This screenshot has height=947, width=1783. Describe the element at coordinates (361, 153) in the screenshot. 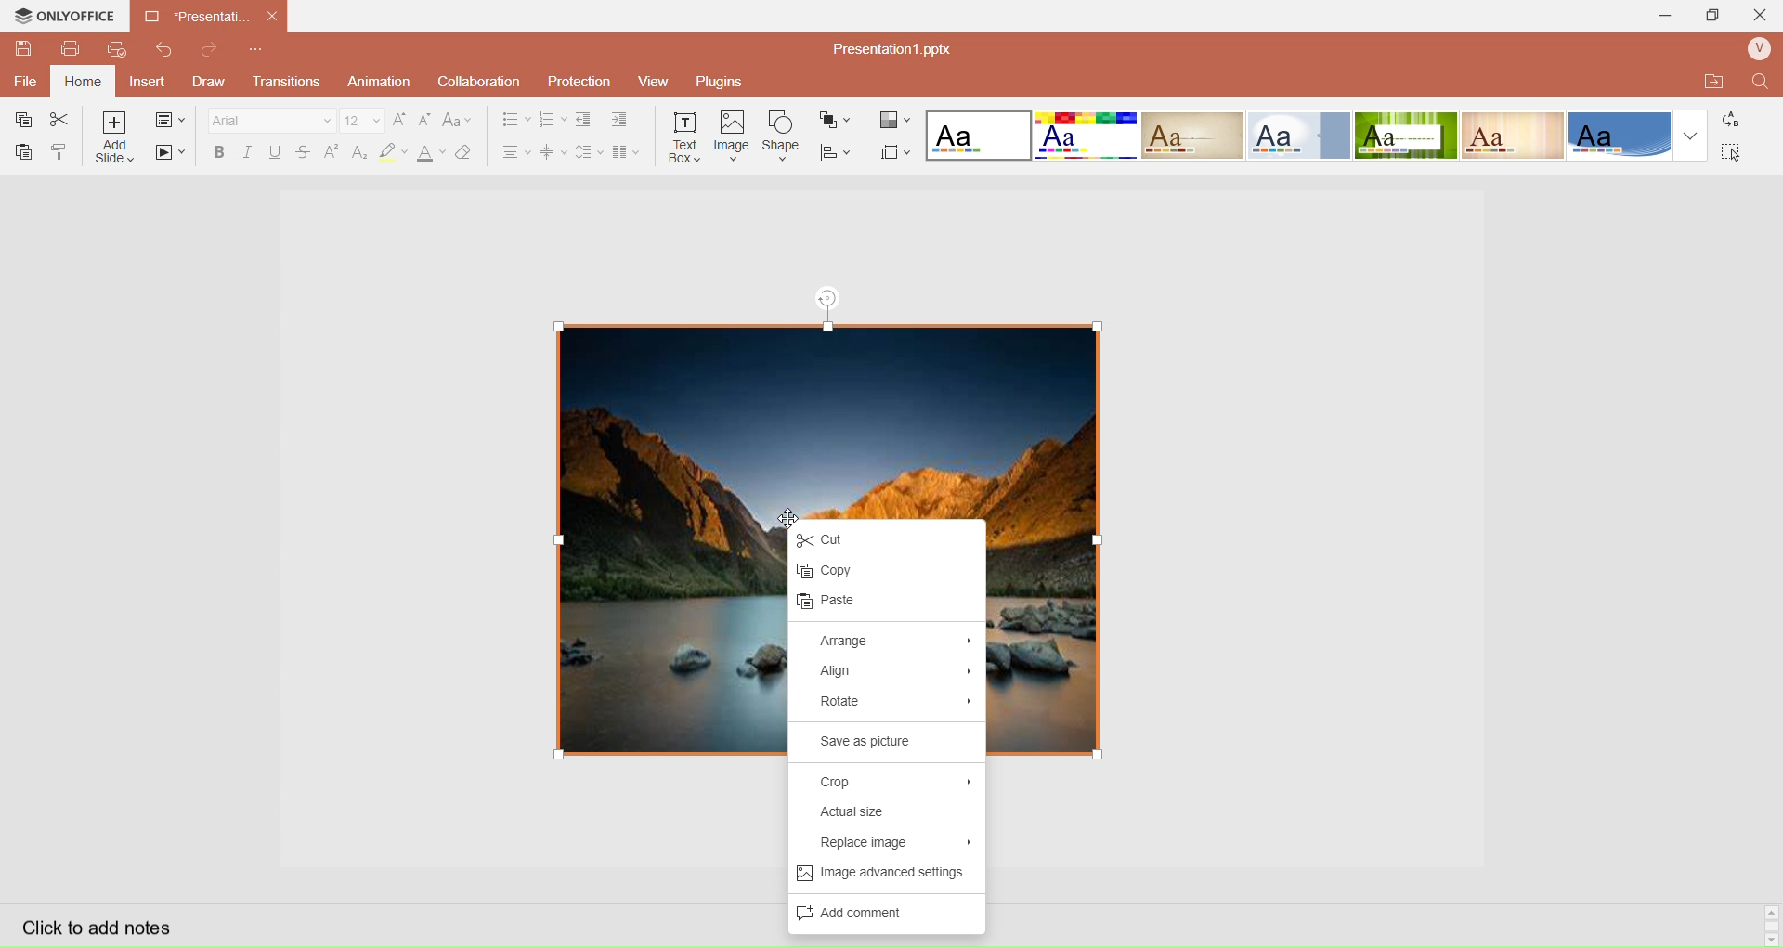

I see `Subscript` at that location.